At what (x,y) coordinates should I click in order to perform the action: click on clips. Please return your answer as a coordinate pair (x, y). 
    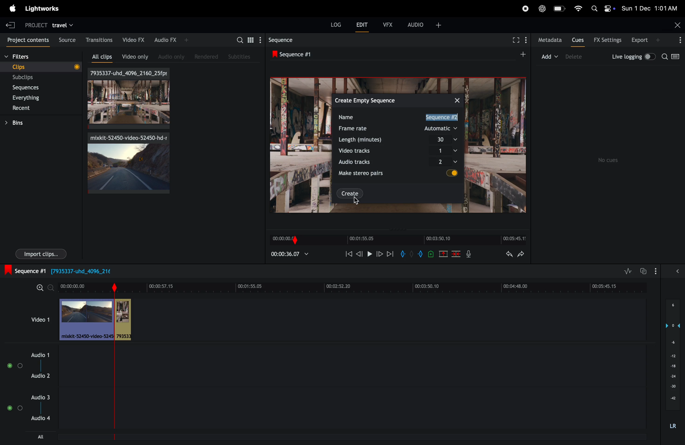
    Looking at the image, I should click on (43, 67).